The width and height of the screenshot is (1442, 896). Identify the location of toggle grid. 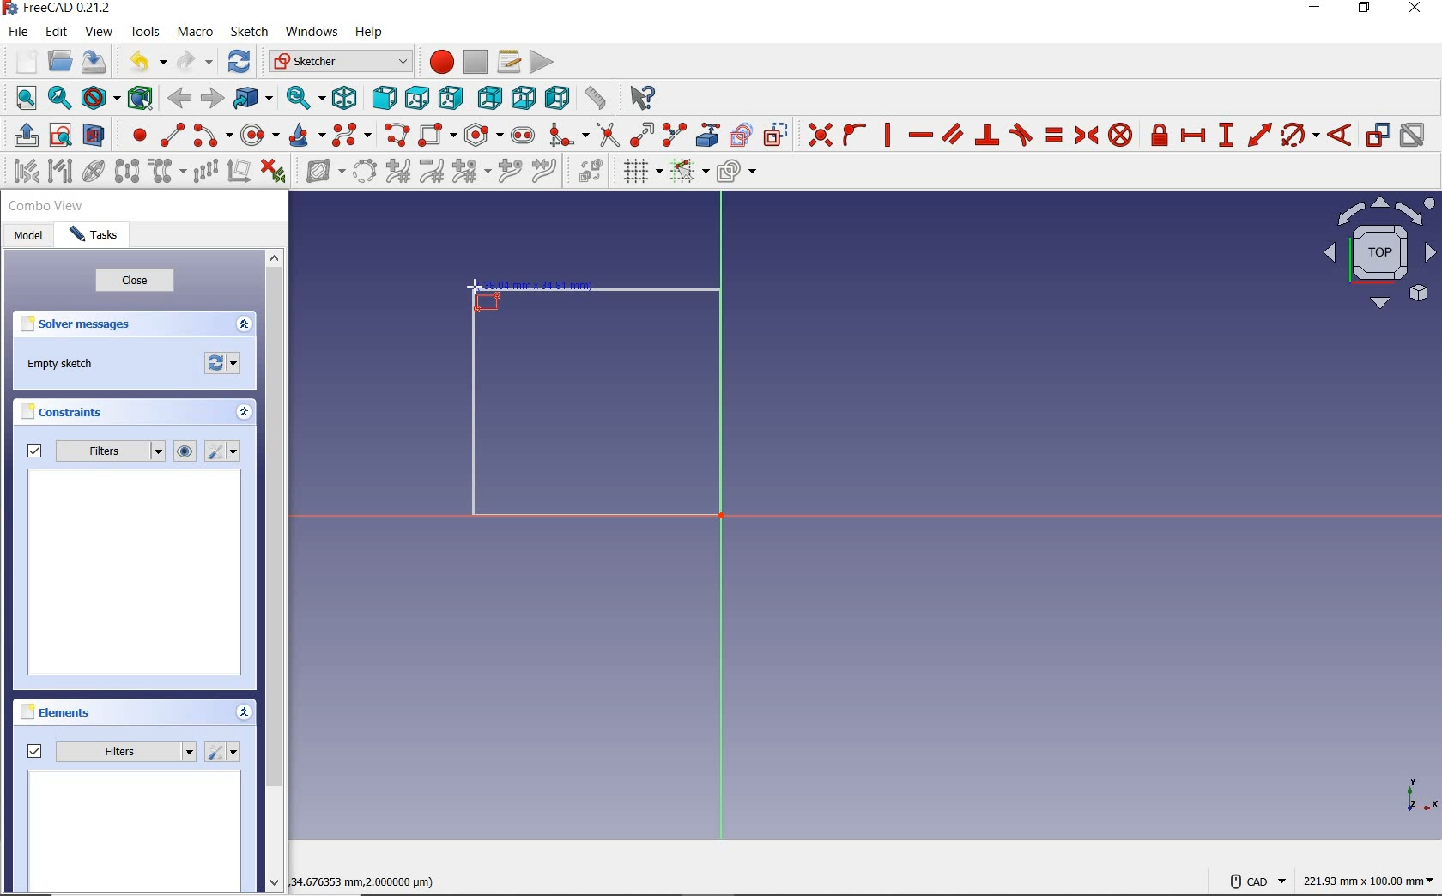
(641, 173).